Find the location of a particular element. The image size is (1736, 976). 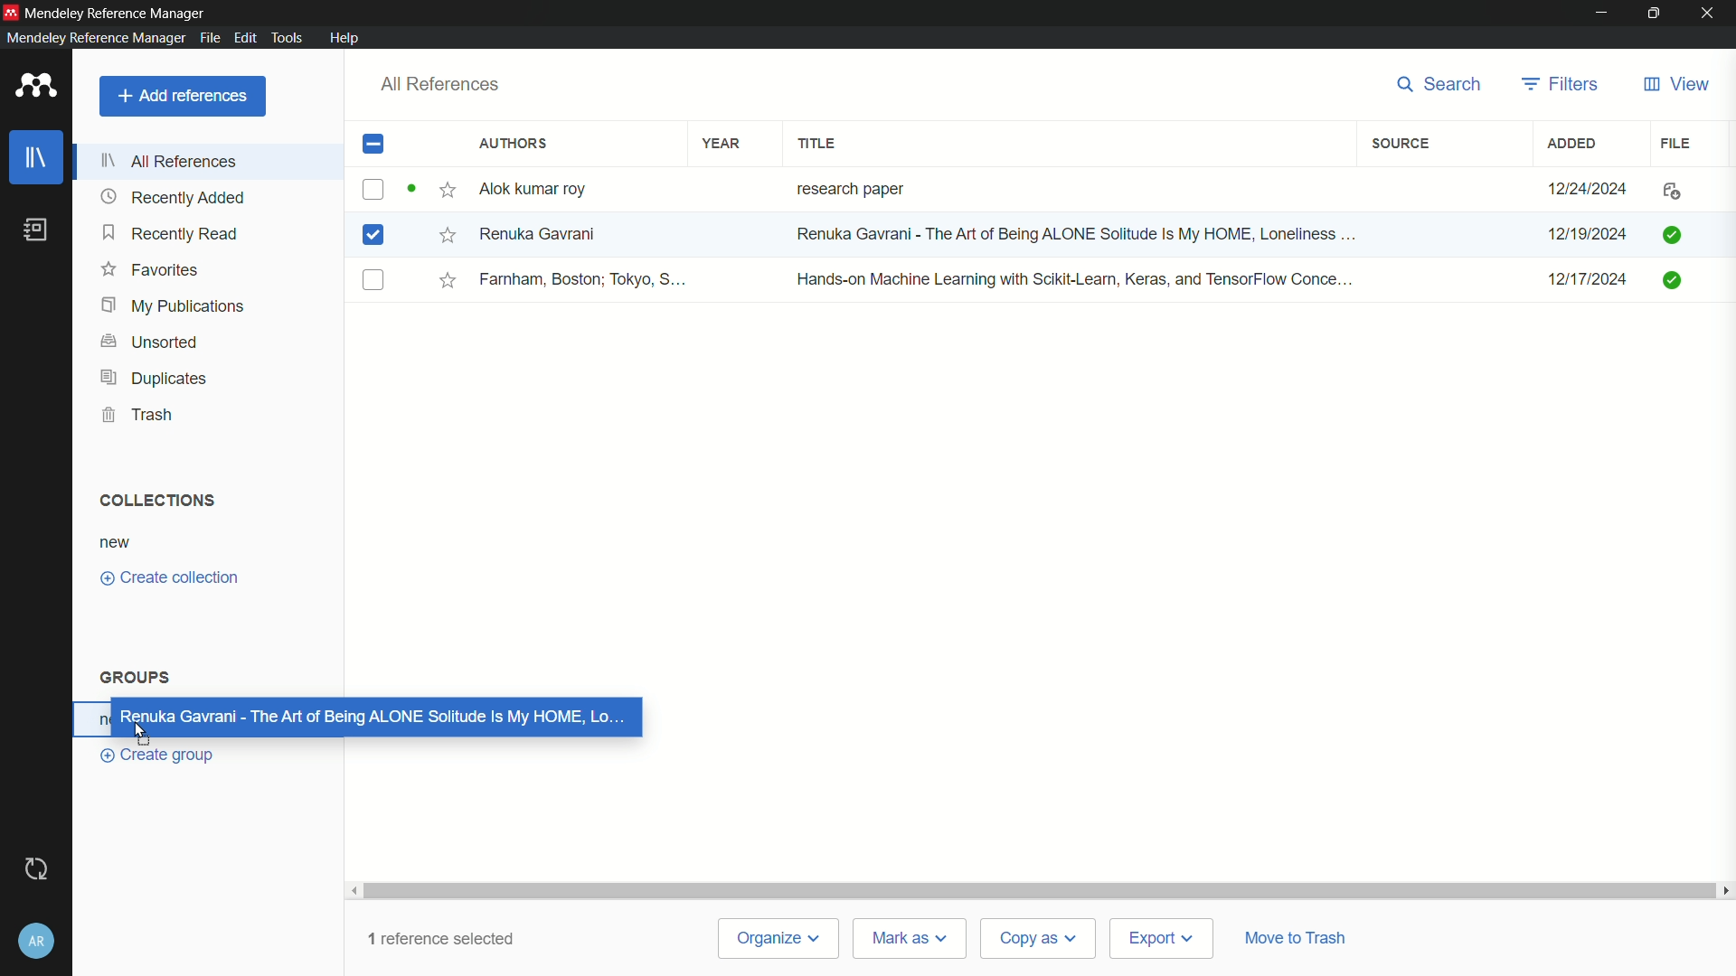

trash is located at coordinates (142, 415).